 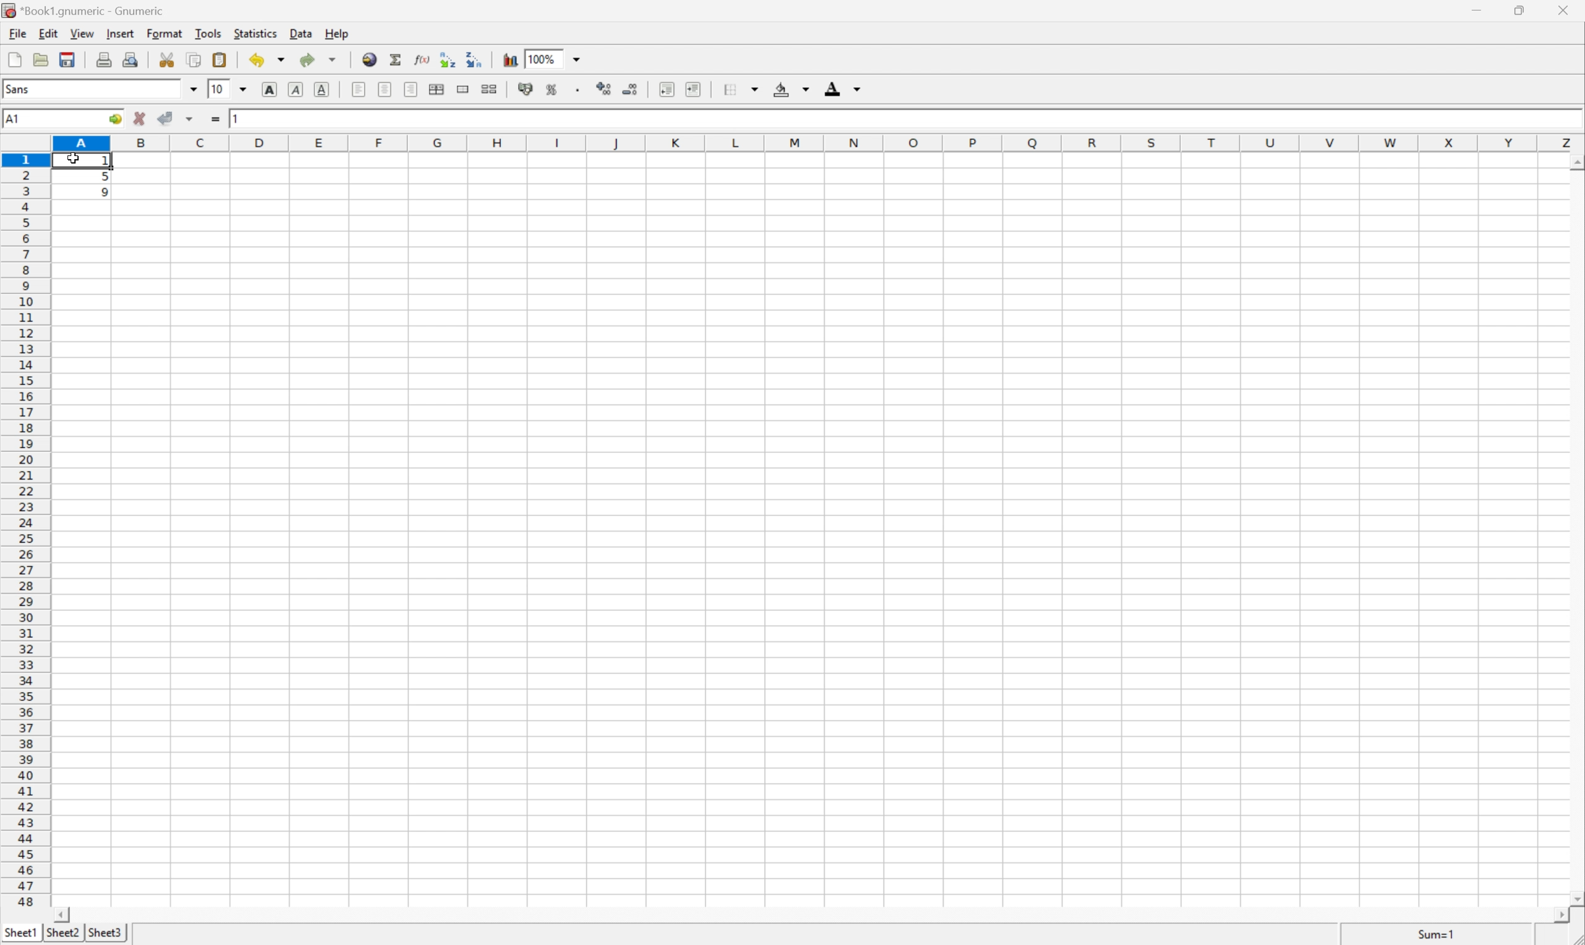 I want to click on accept changes across all selections, so click(x=190, y=119).